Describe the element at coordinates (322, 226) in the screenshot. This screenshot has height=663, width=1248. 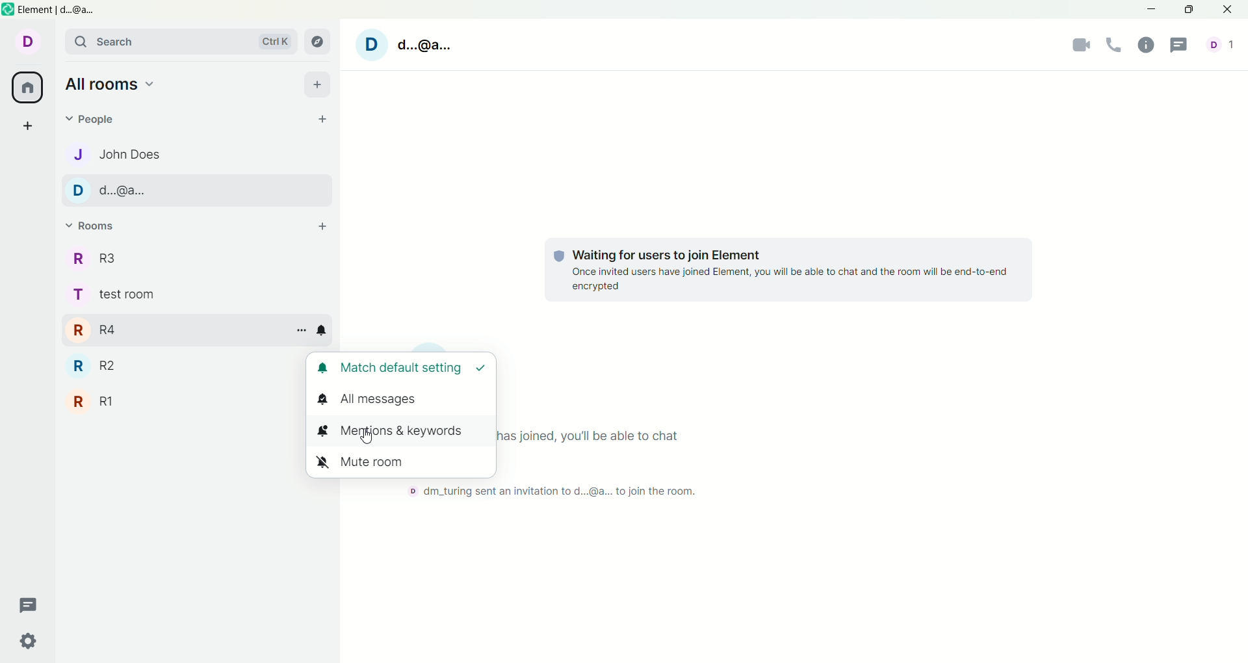
I see `add` at that location.